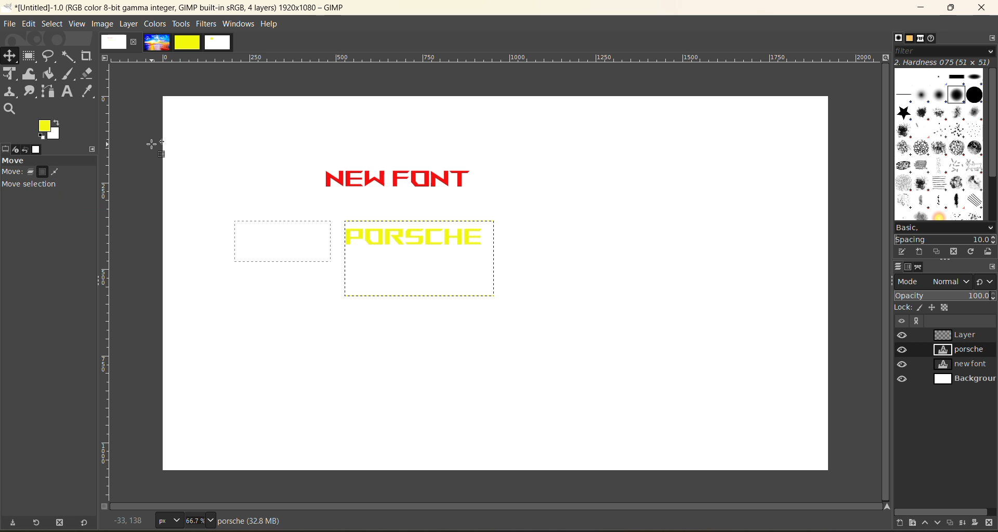 This screenshot has height=532, width=998. What do you see at coordinates (992, 266) in the screenshot?
I see `configure` at bounding box center [992, 266].